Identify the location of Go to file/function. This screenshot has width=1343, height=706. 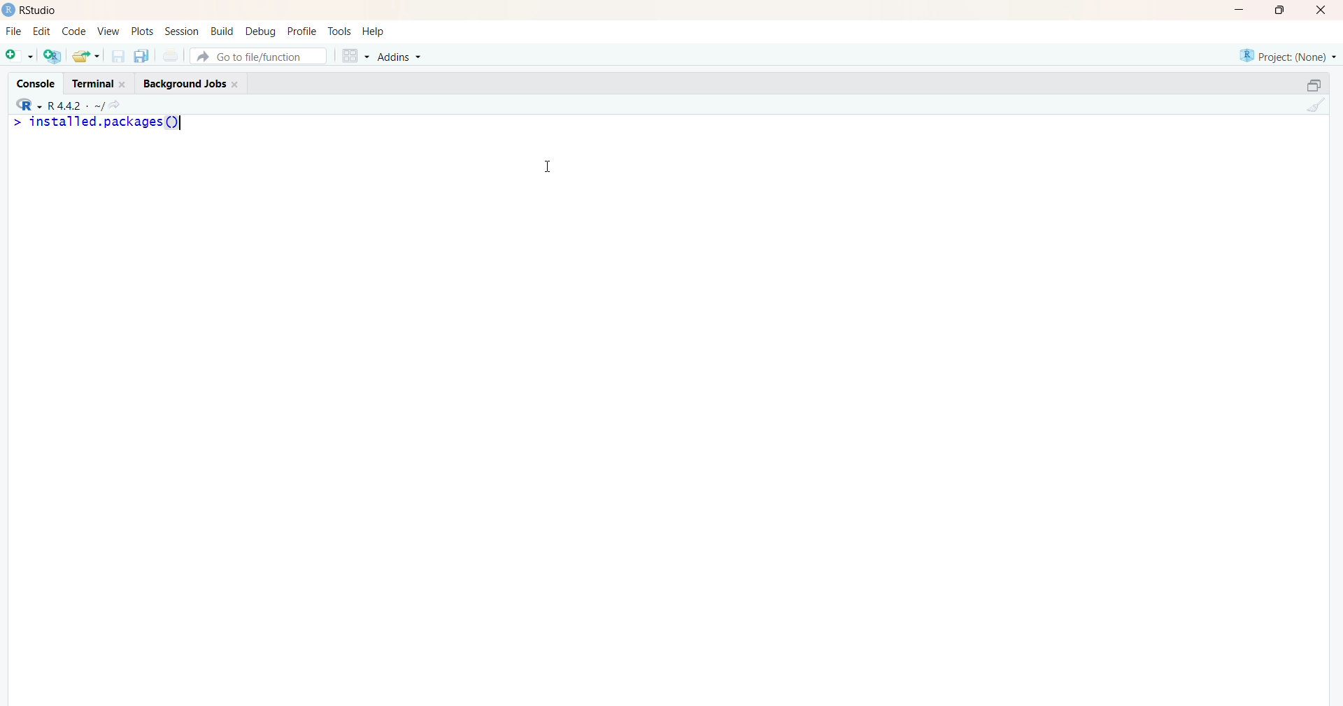
(262, 56).